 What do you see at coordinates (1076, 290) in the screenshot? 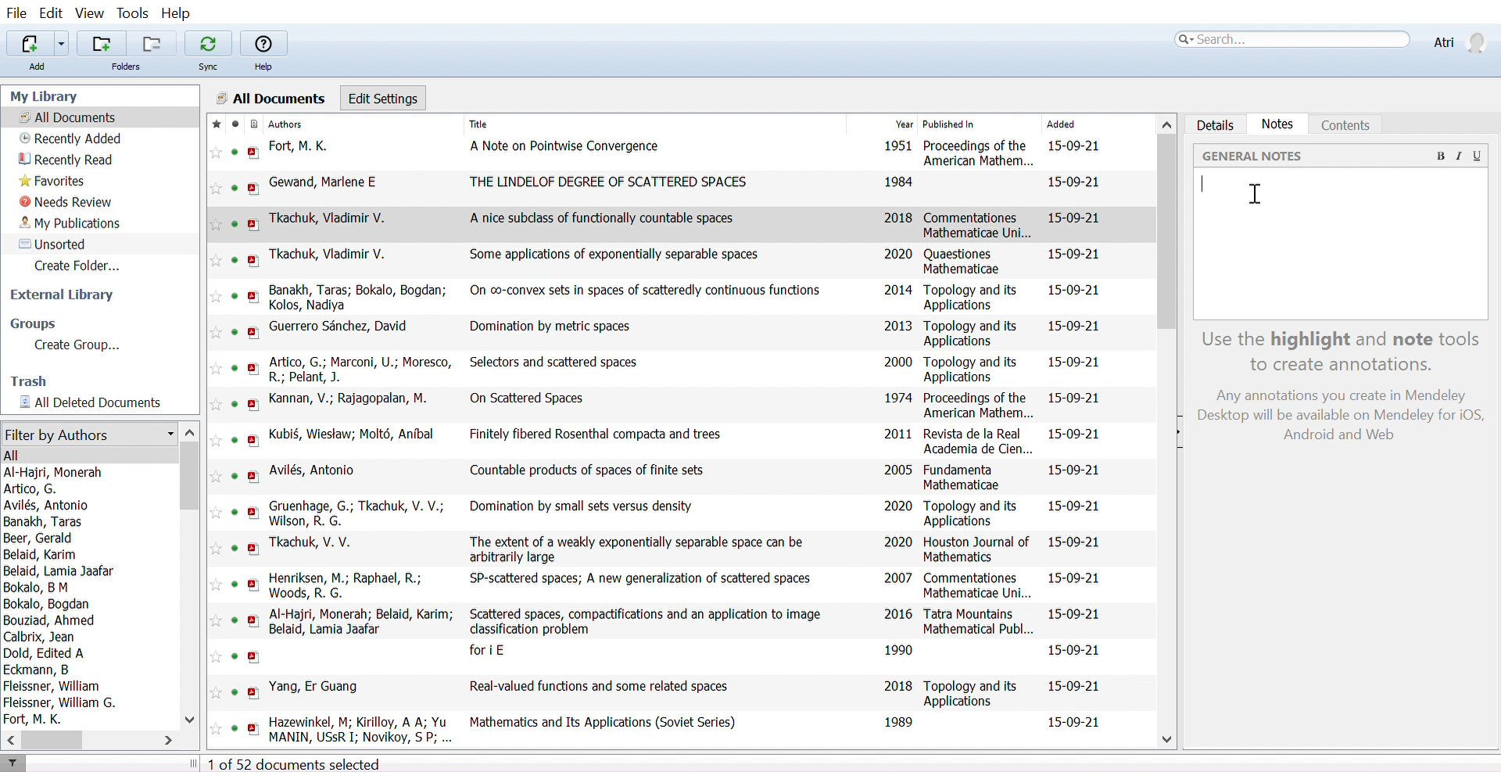
I see `15-09-21` at bounding box center [1076, 290].